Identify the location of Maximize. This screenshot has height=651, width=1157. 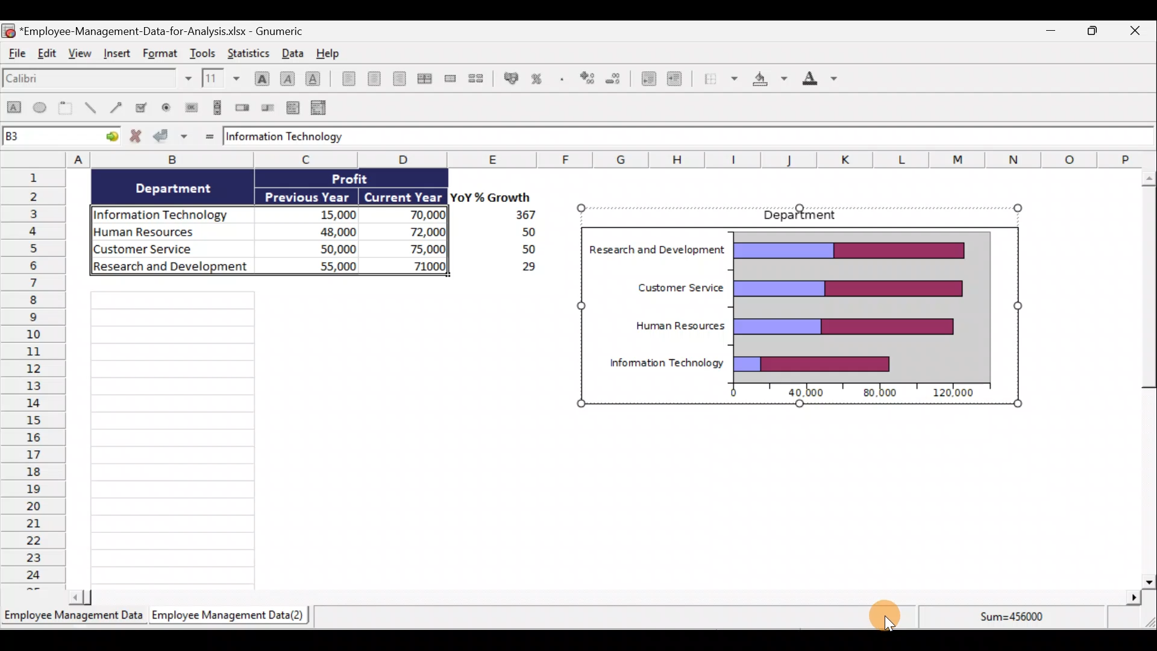
(1098, 33).